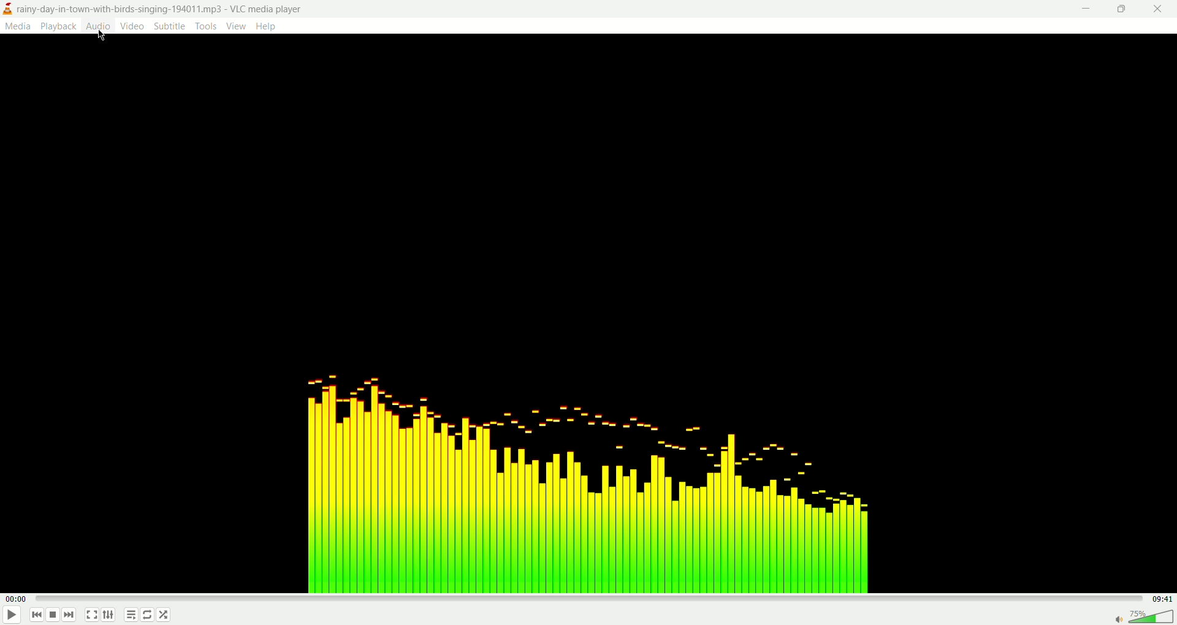 The width and height of the screenshot is (1177, 625). Describe the element at coordinates (1121, 9) in the screenshot. I see `maximize` at that location.